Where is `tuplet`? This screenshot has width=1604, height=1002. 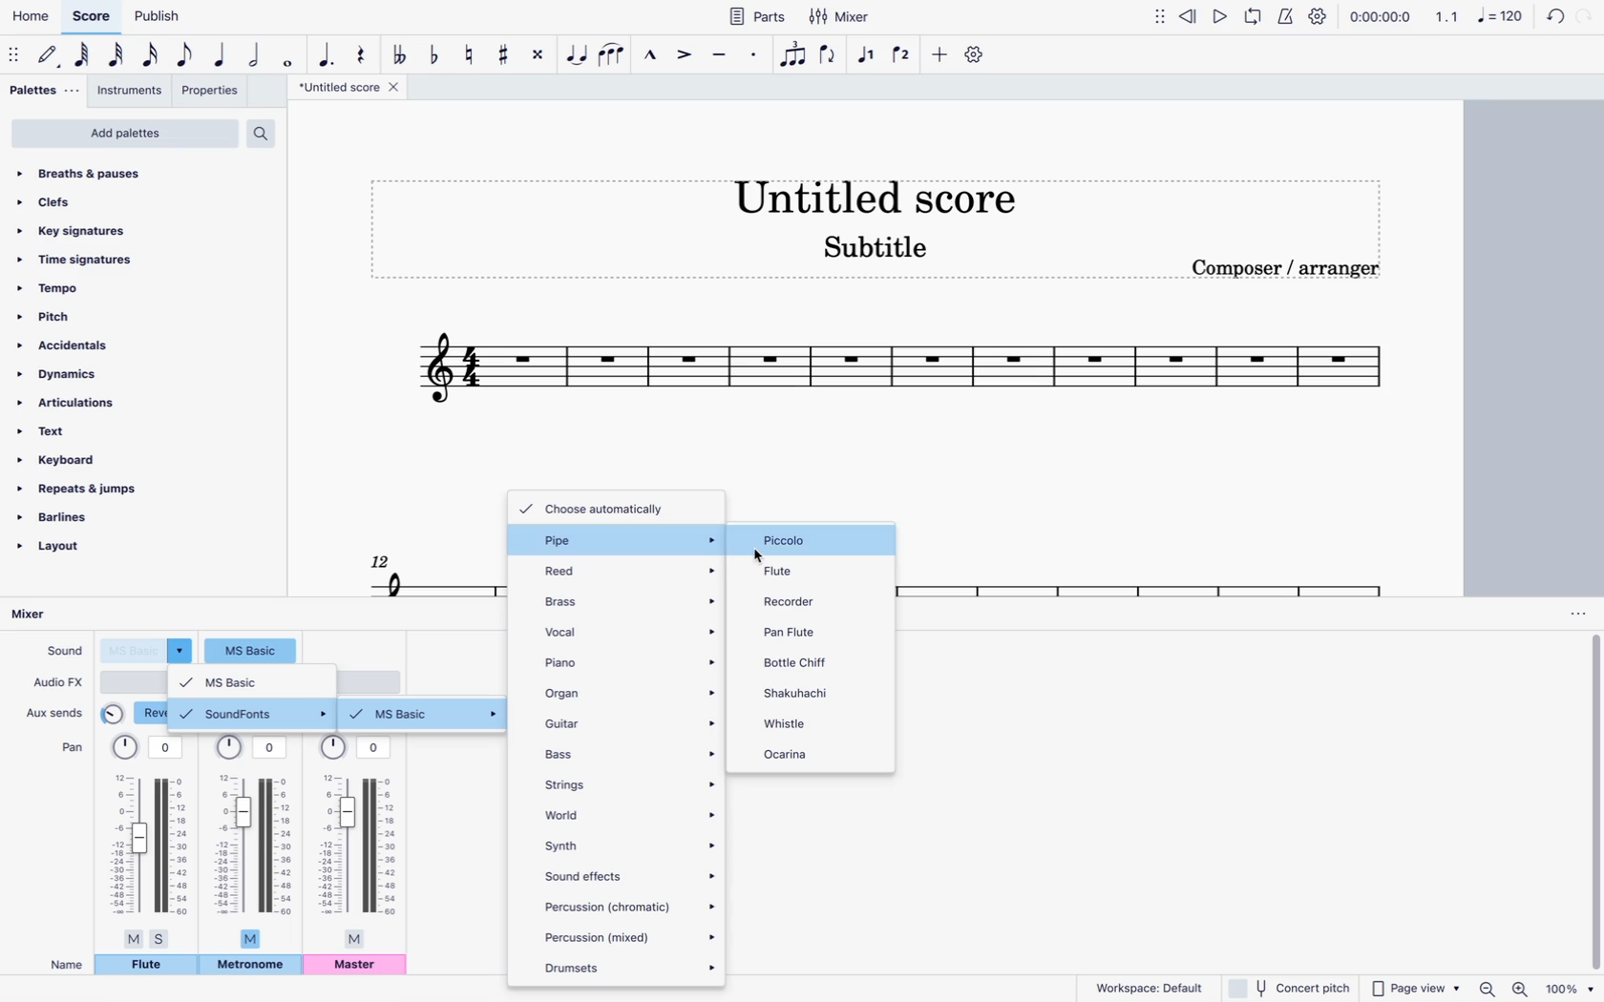
tuplet is located at coordinates (794, 59).